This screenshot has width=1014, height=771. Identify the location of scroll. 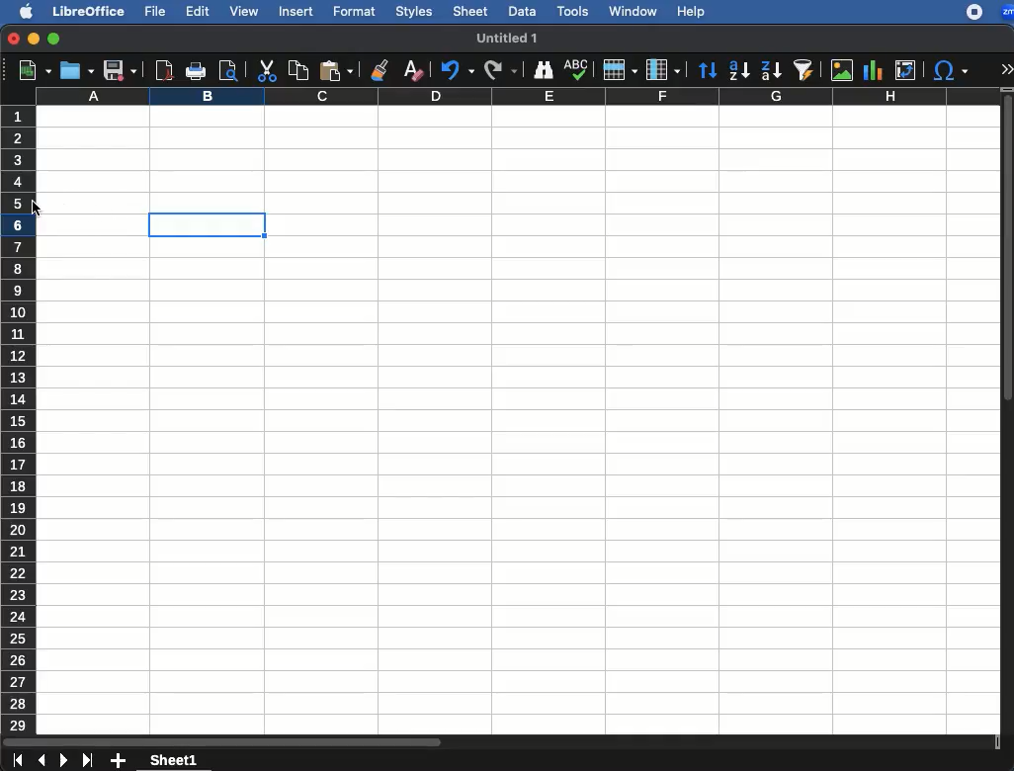
(1008, 412).